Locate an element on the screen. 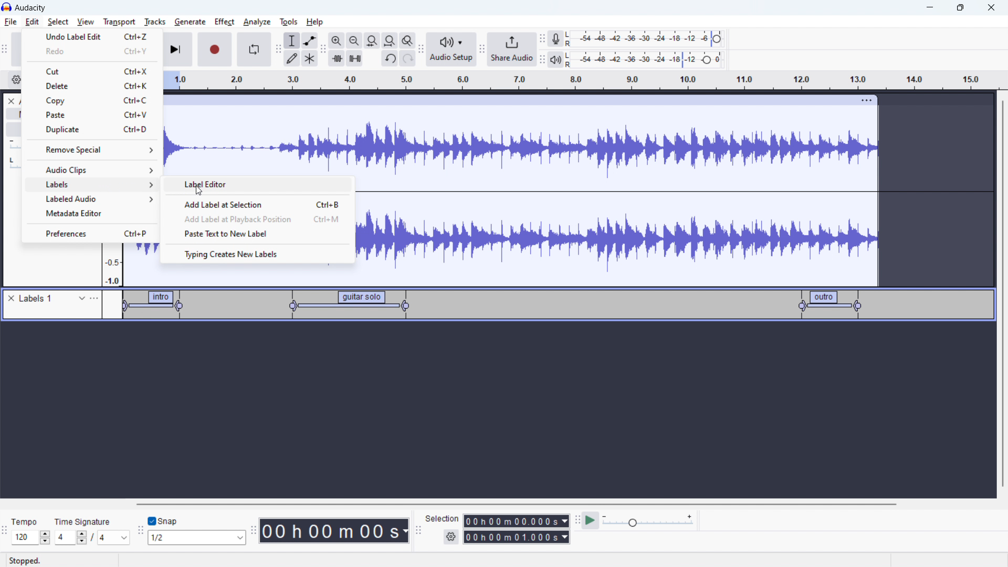  Labels is located at coordinates (98, 185).